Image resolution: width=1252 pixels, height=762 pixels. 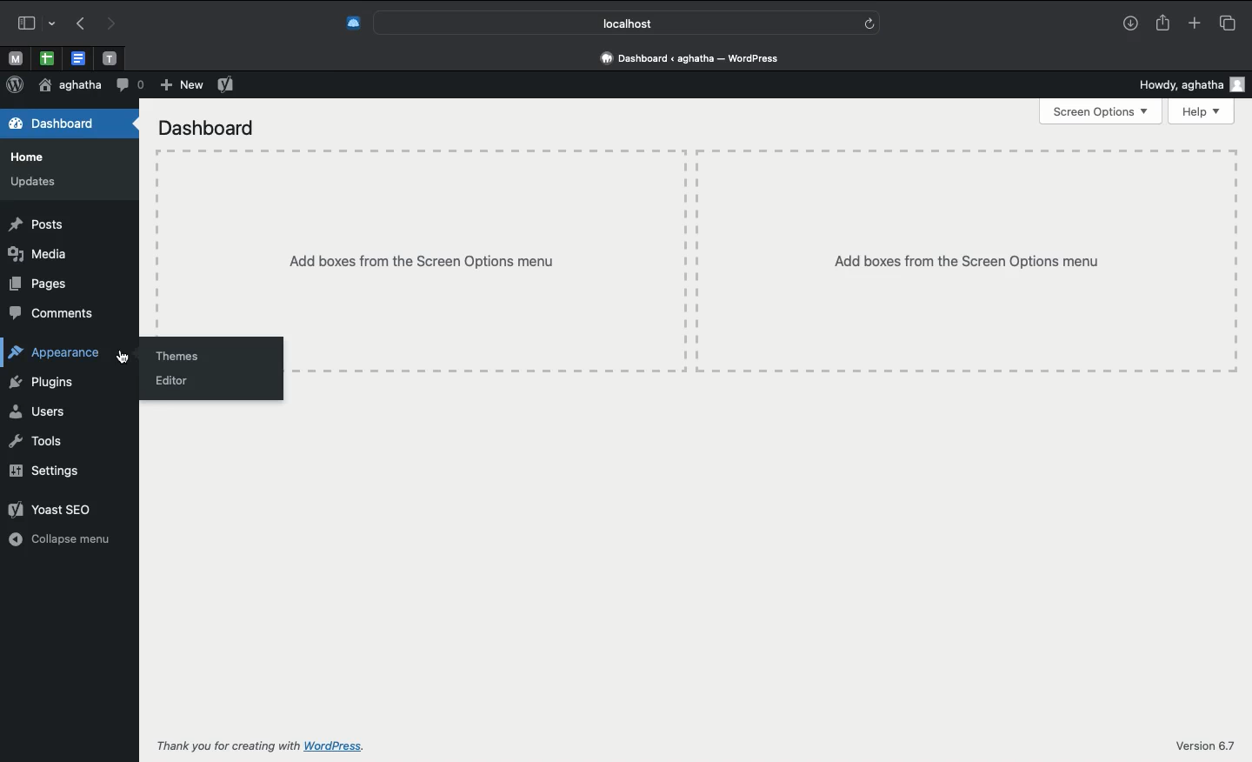 What do you see at coordinates (1194, 84) in the screenshot?
I see `Howdy user` at bounding box center [1194, 84].